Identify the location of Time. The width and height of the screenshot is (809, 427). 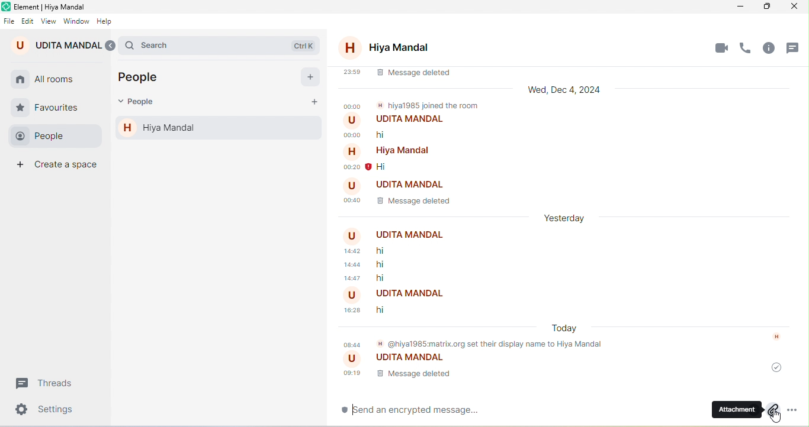
(353, 106).